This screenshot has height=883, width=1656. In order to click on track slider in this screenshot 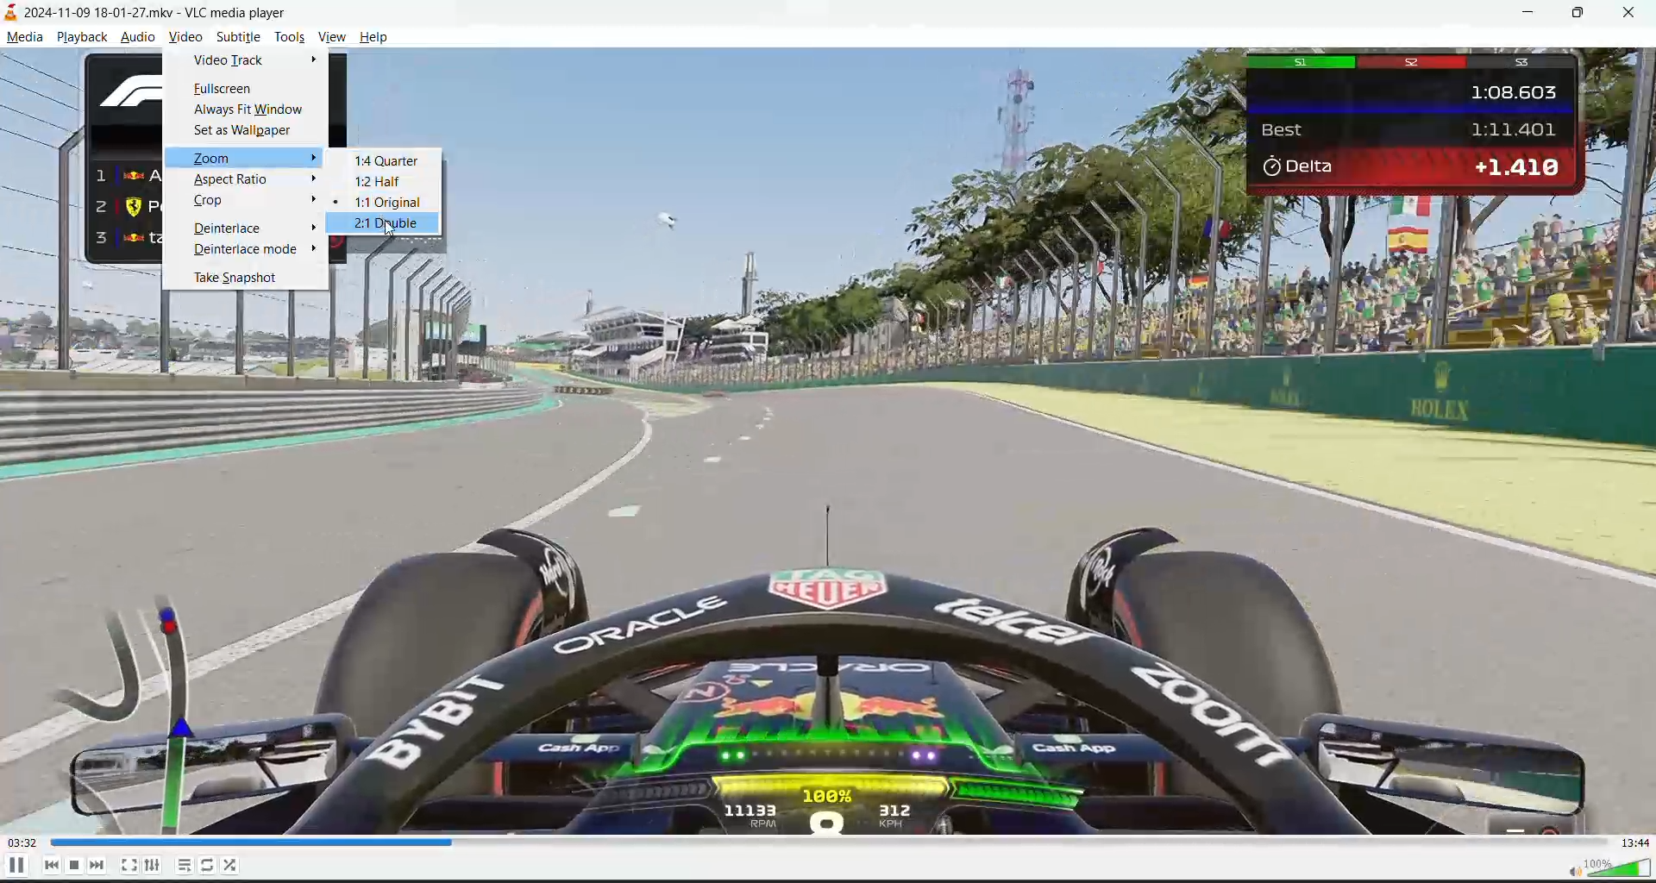, I will do `click(821, 842)`.